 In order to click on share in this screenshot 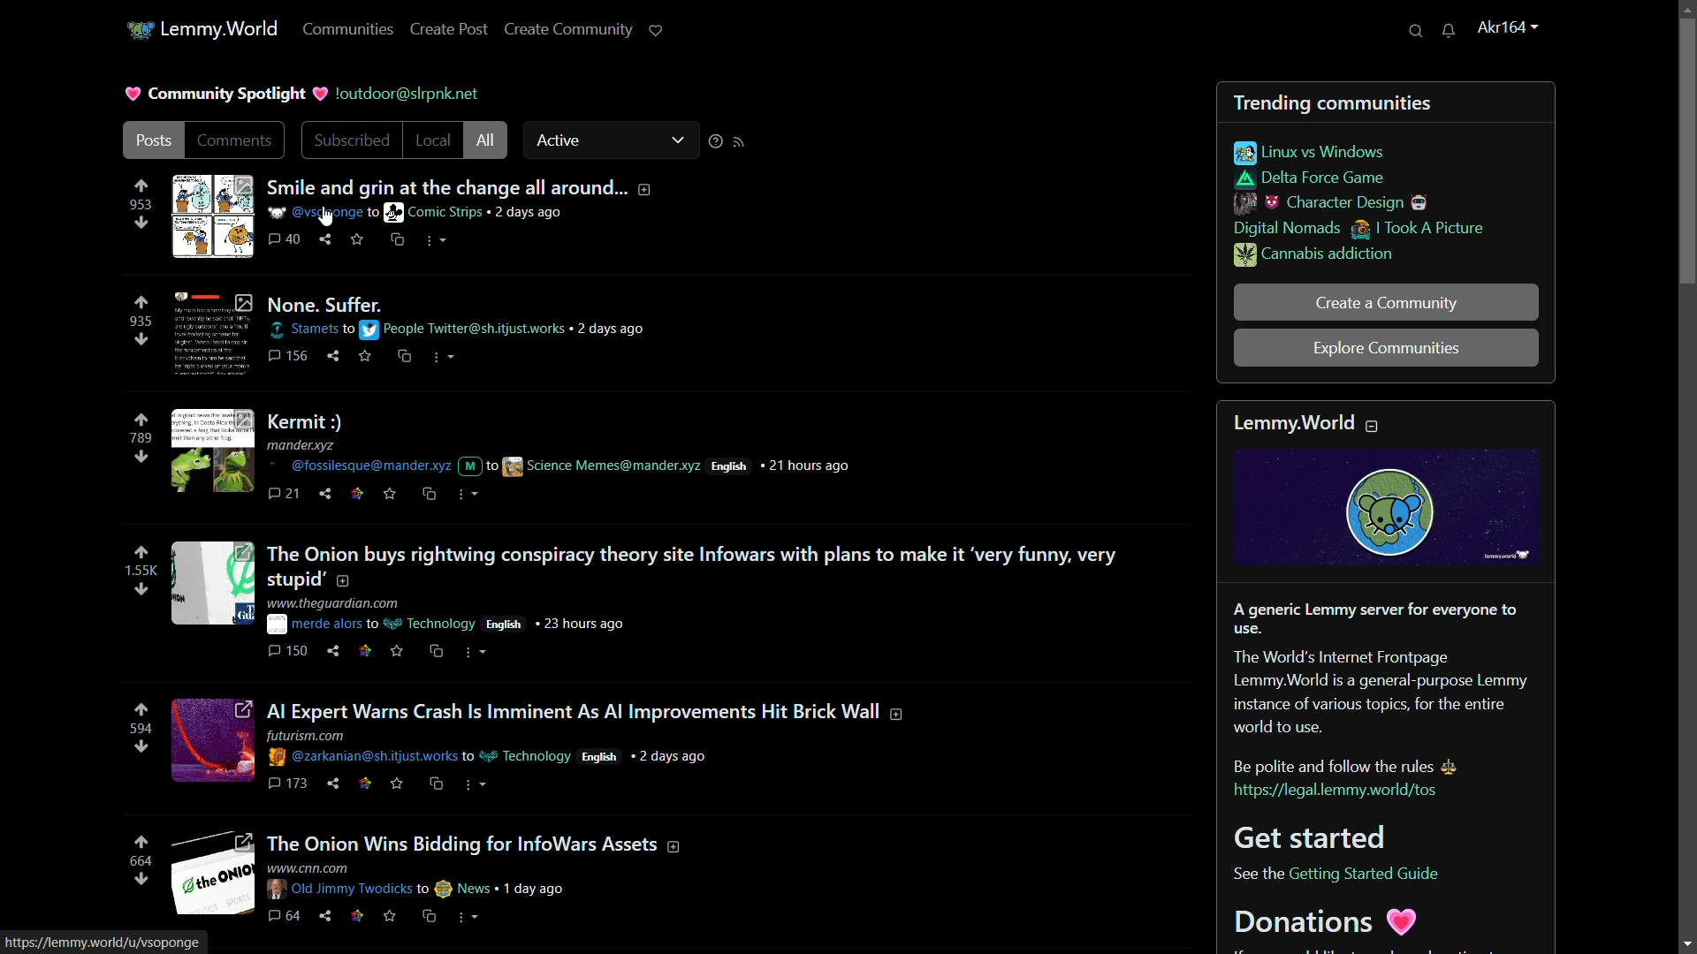, I will do `click(326, 917)`.